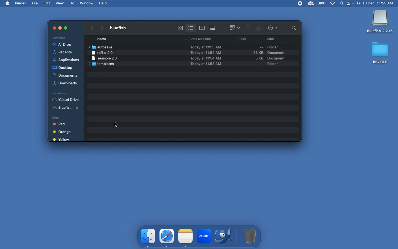 The image size is (398, 249). Describe the element at coordinates (102, 47) in the screenshot. I see `autosave` at that location.